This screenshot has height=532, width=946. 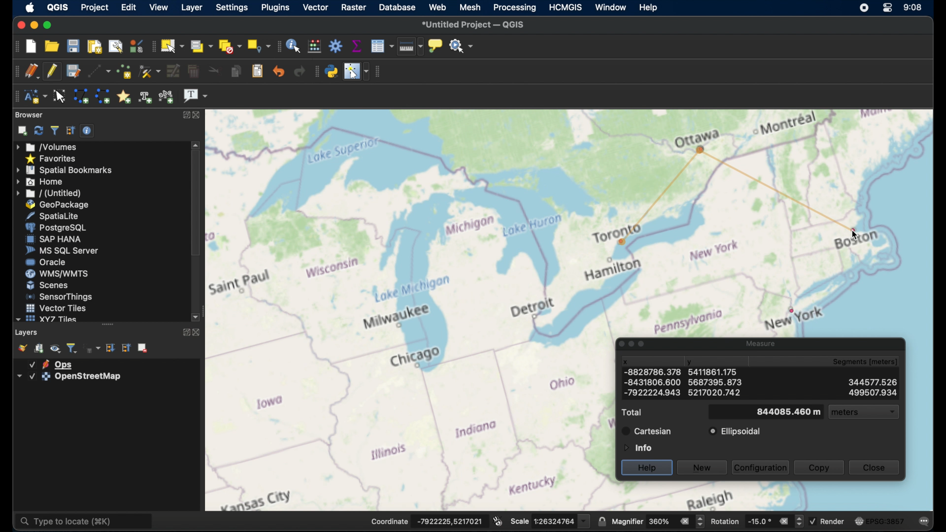 I want to click on layer, so click(x=190, y=7).